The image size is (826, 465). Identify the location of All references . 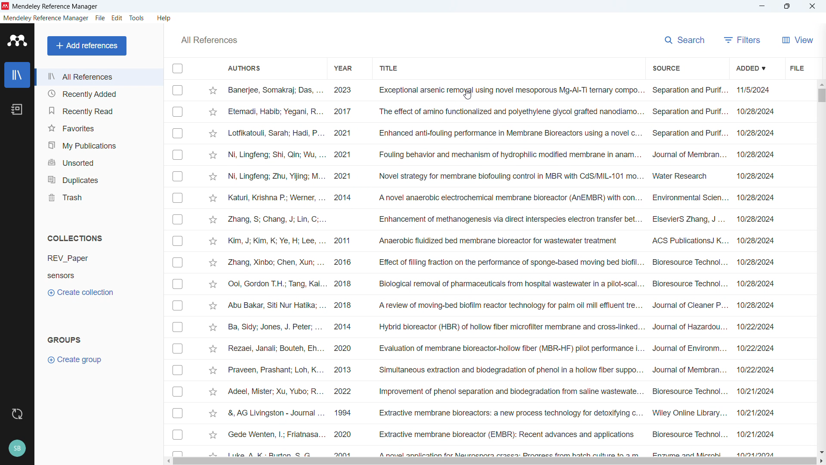
(98, 77).